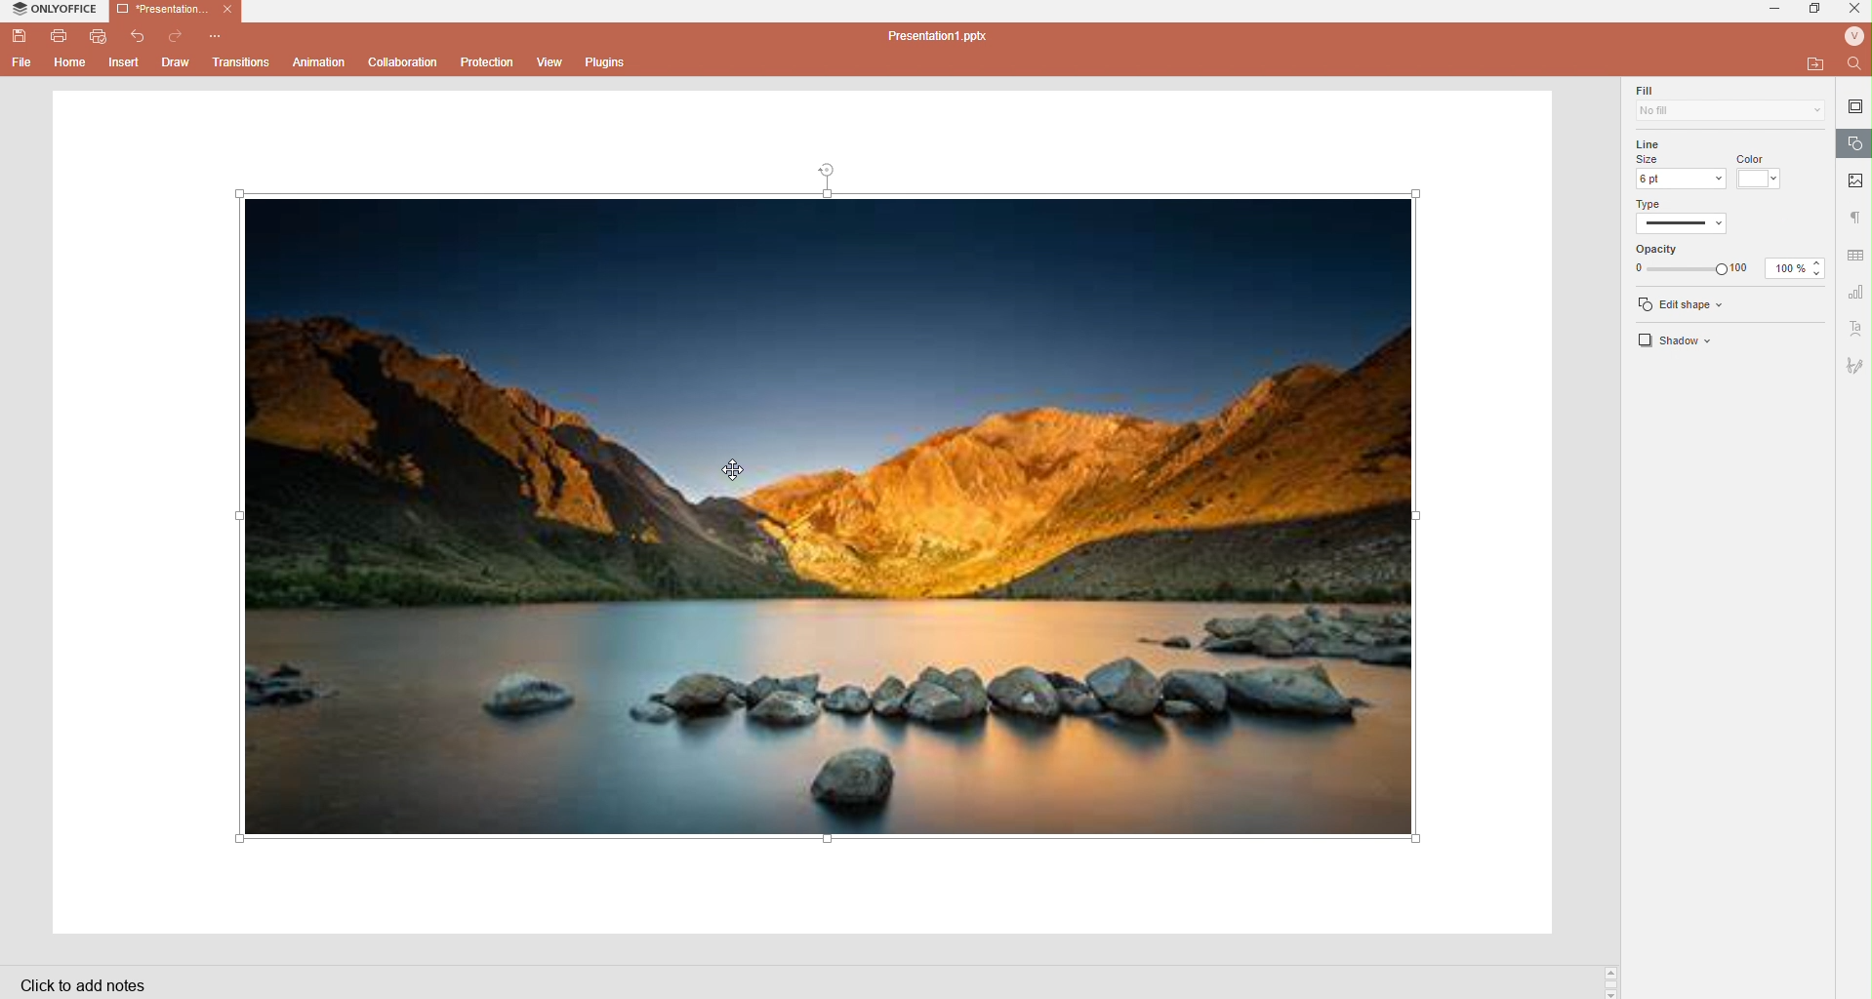 The height and width of the screenshot is (999, 1872). I want to click on edit shape, so click(1691, 305).